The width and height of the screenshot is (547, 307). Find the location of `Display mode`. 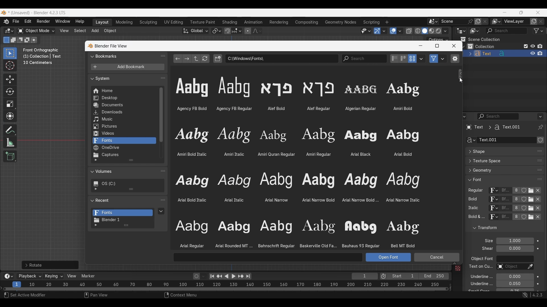

Display mode is located at coordinates (474, 31).